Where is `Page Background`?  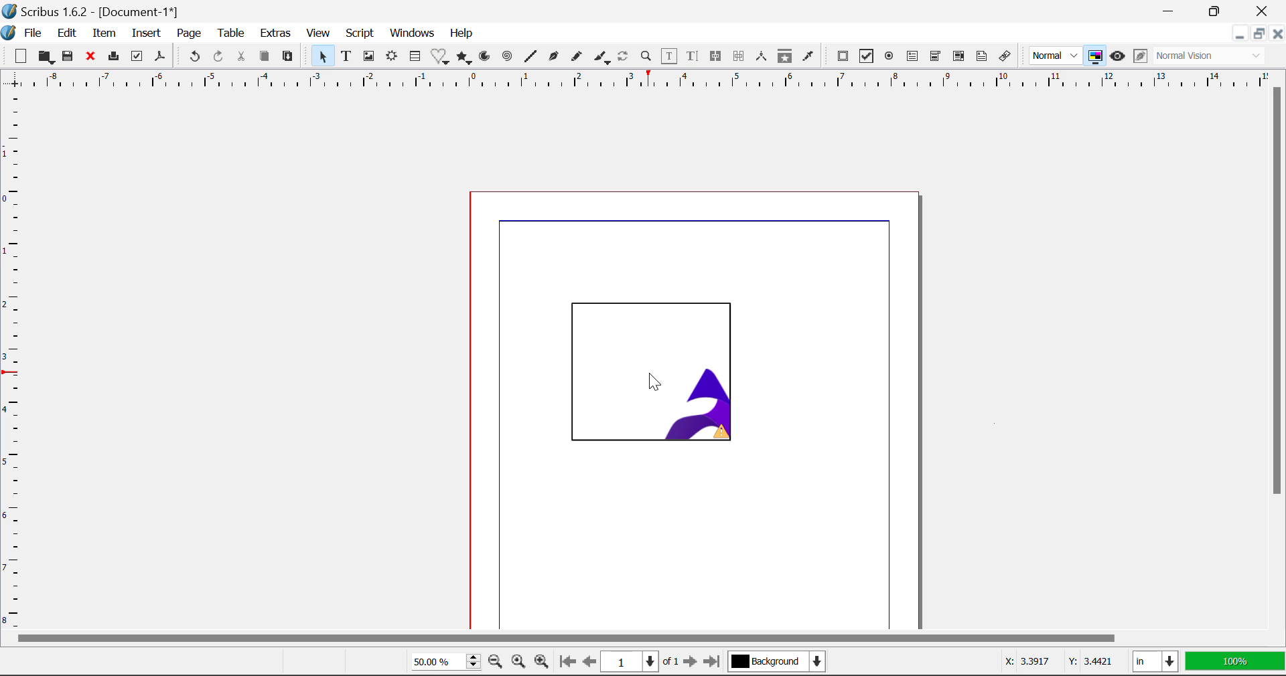
Page Background is located at coordinates (776, 659).